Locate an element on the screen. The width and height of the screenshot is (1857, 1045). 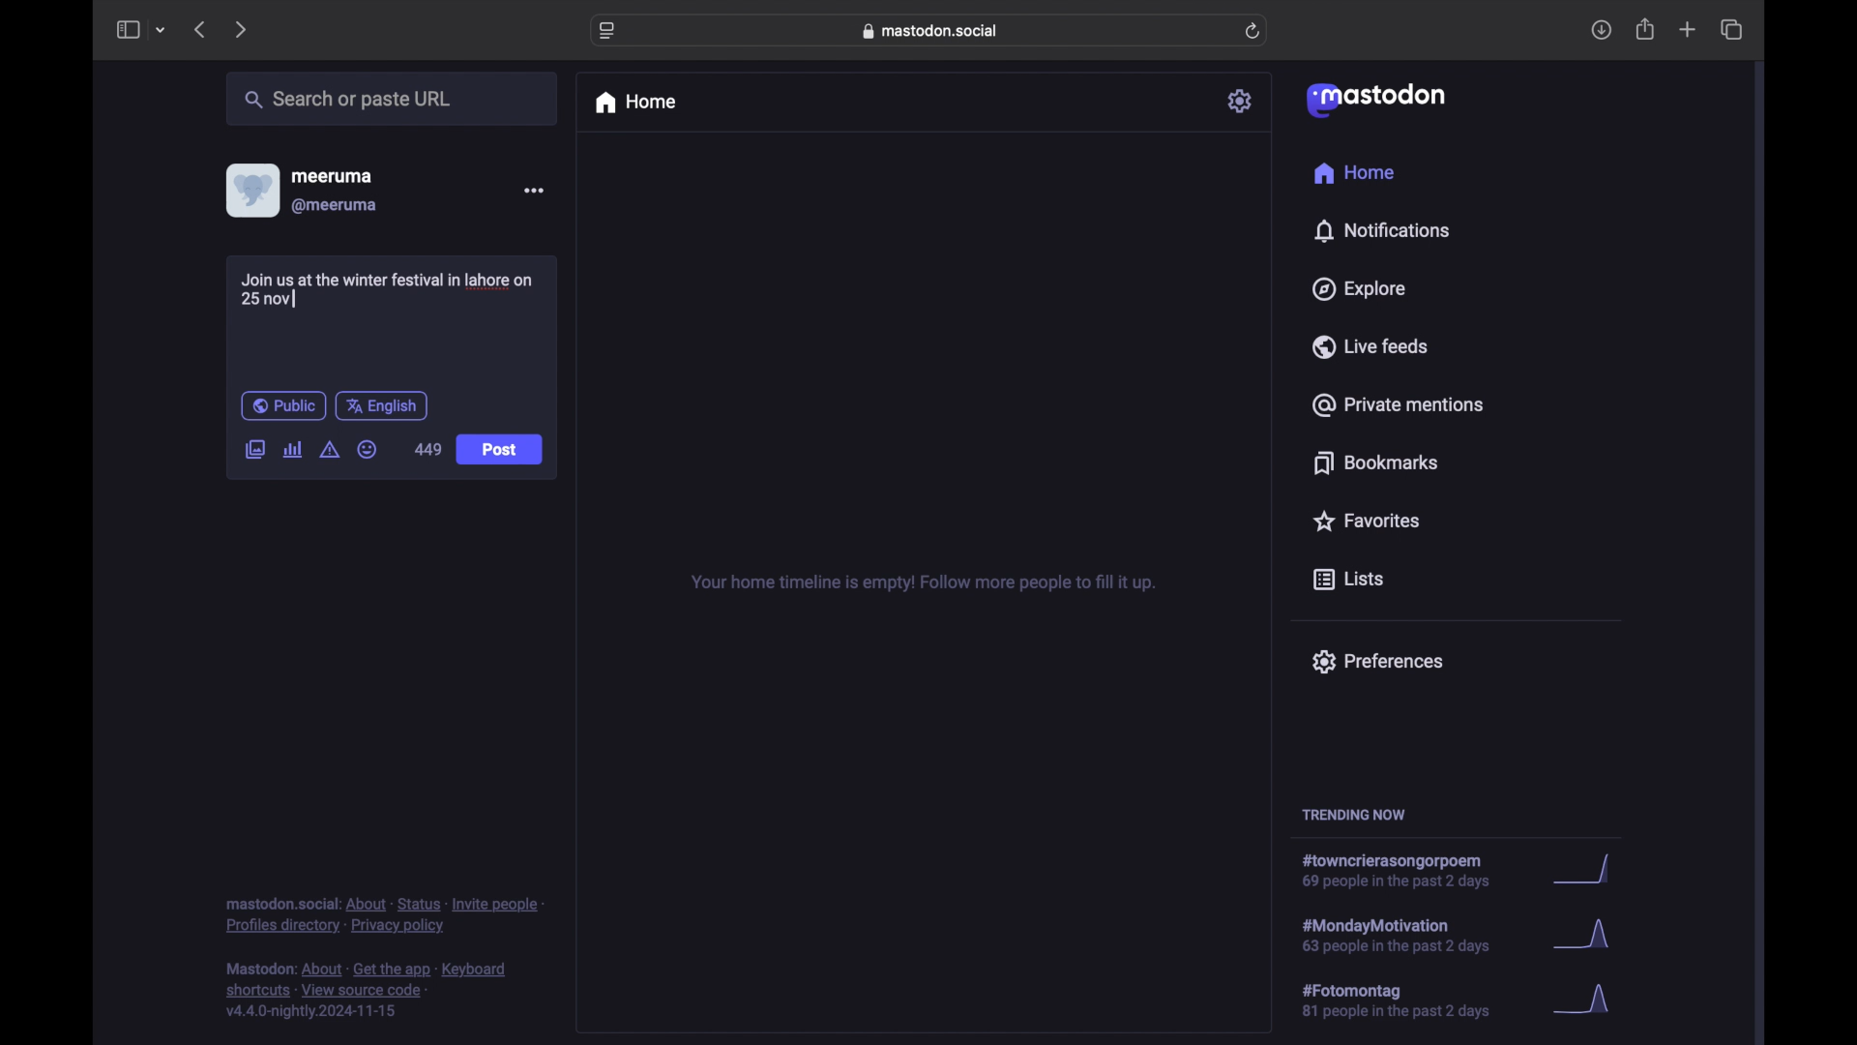
notifications is located at coordinates (1381, 230).